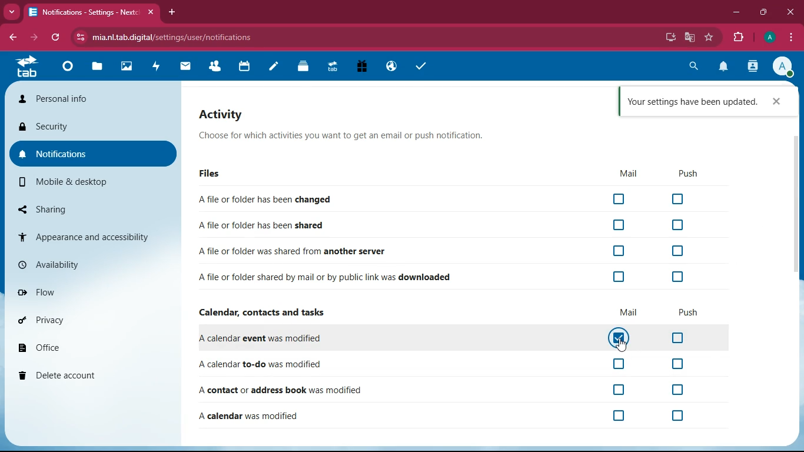 Image resolution: width=804 pixels, height=452 pixels. I want to click on Notifications- Setting - Next, so click(85, 13).